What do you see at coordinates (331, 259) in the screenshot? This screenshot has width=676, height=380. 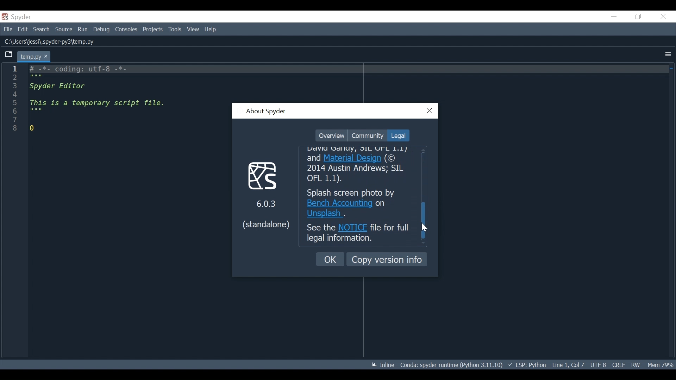 I see `OK` at bounding box center [331, 259].